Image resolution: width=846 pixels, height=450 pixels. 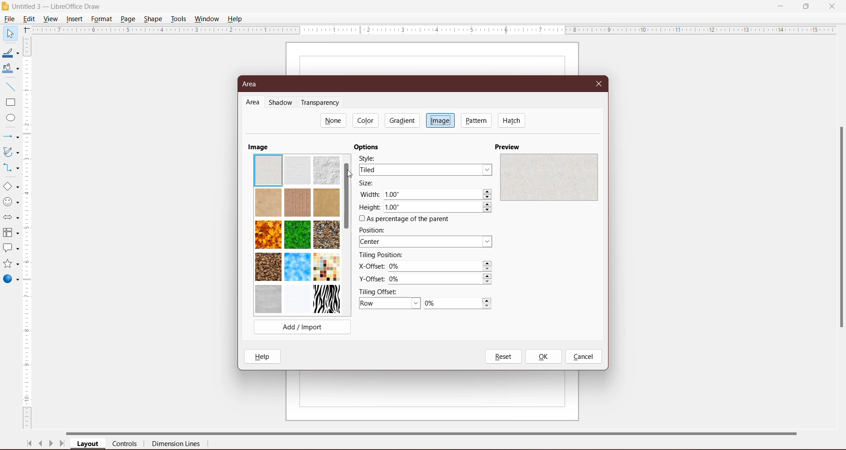 I want to click on Edit, so click(x=31, y=18).